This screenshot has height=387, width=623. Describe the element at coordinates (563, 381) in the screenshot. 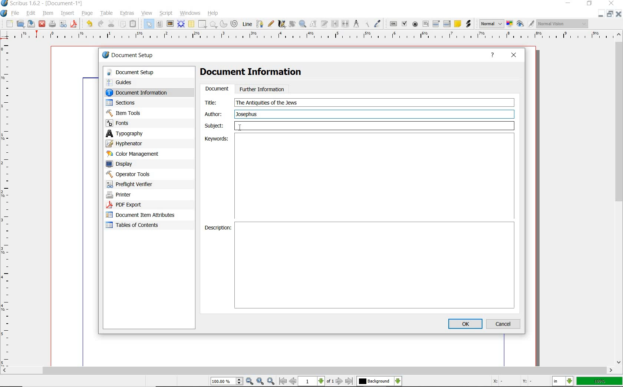

I see `select the current unit` at that location.